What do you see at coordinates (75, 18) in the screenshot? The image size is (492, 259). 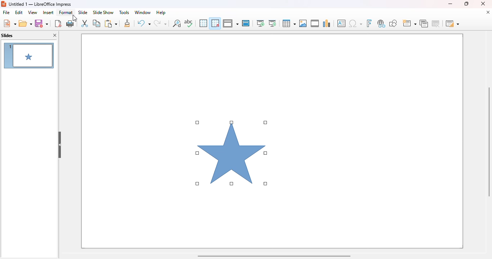 I see `cursor` at bounding box center [75, 18].